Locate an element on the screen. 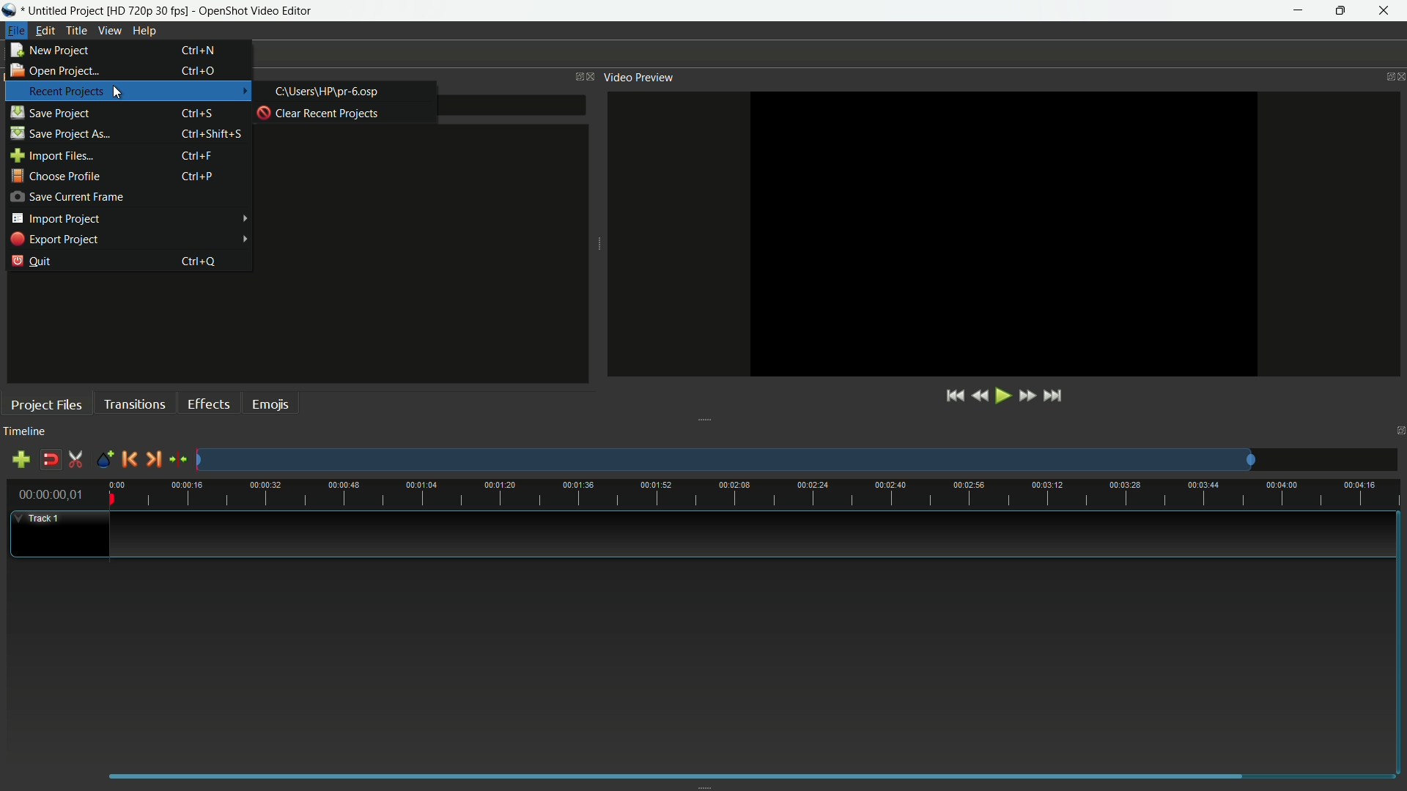 Image resolution: width=1407 pixels, height=791 pixels. open project is located at coordinates (53, 70).